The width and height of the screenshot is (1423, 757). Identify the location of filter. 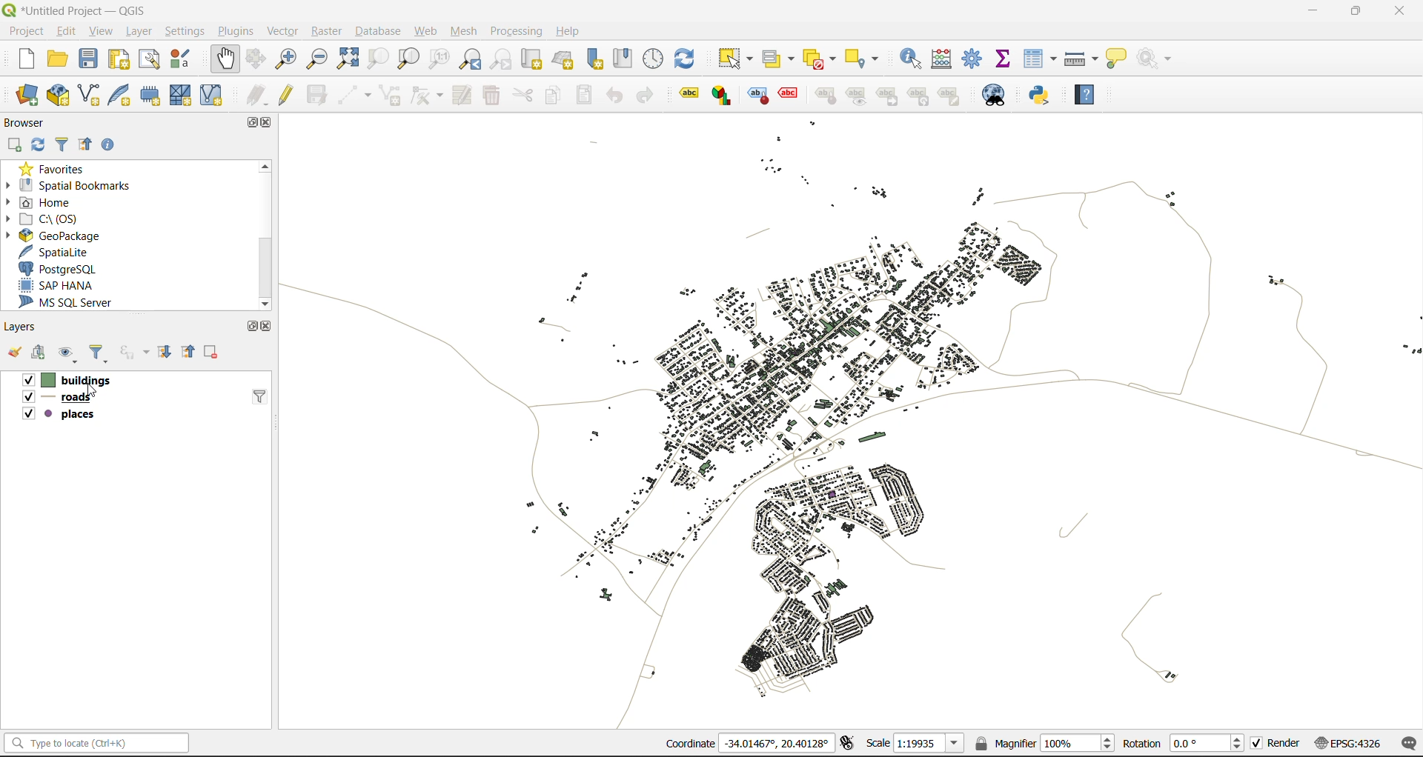
(259, 398).